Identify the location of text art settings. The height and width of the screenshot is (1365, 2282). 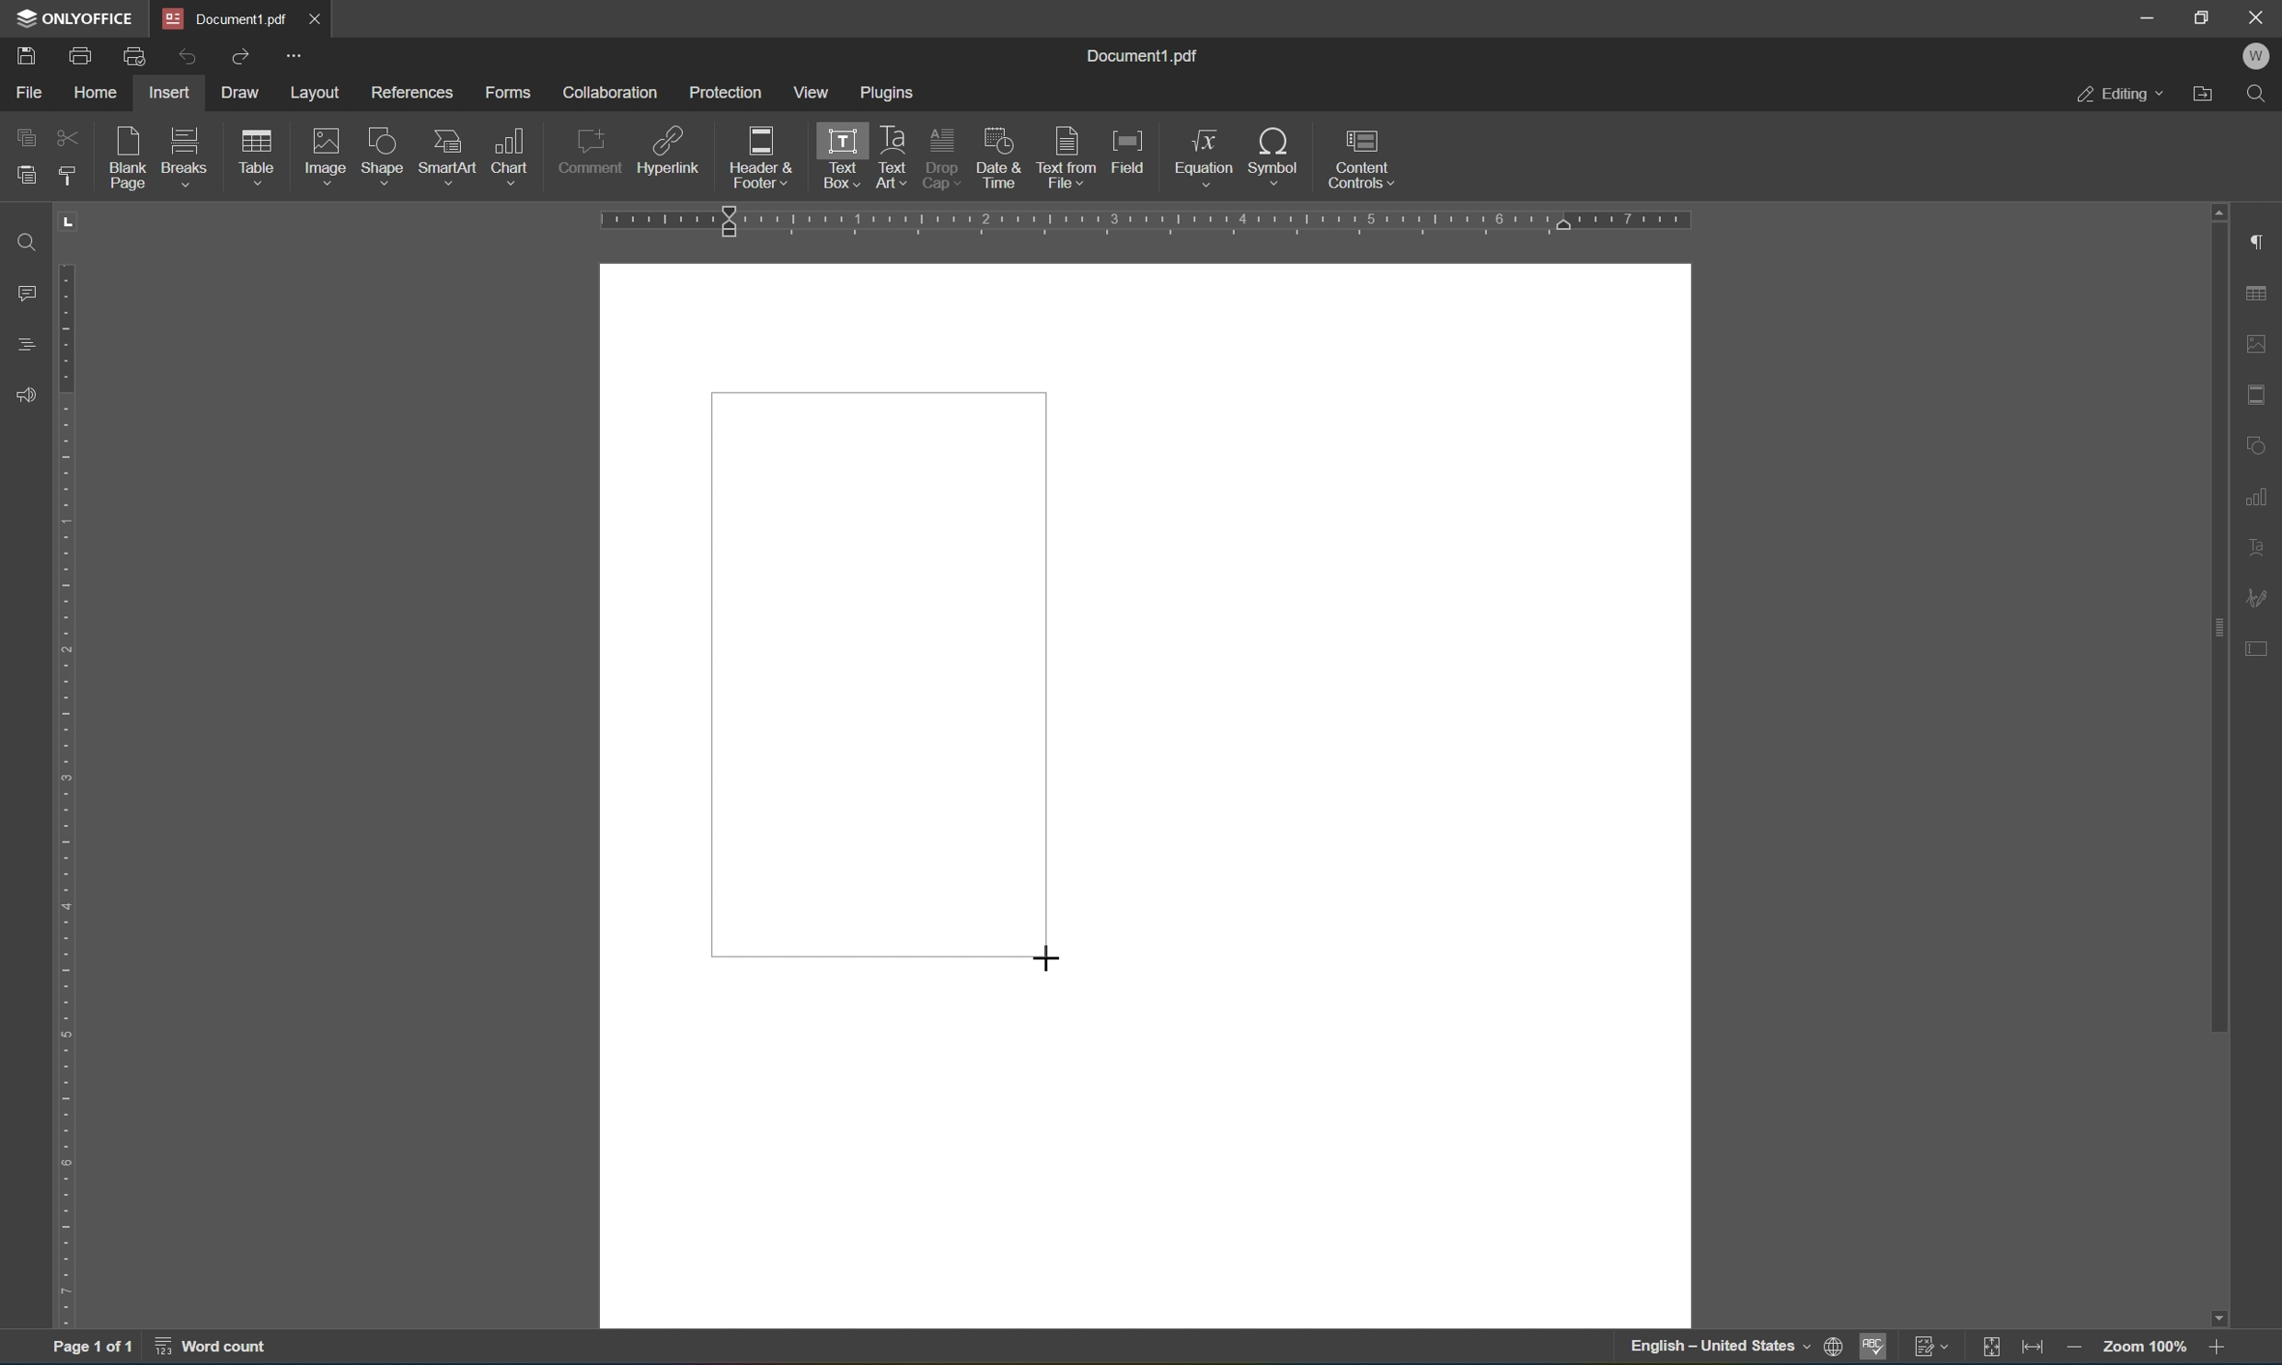
(2258, 549).